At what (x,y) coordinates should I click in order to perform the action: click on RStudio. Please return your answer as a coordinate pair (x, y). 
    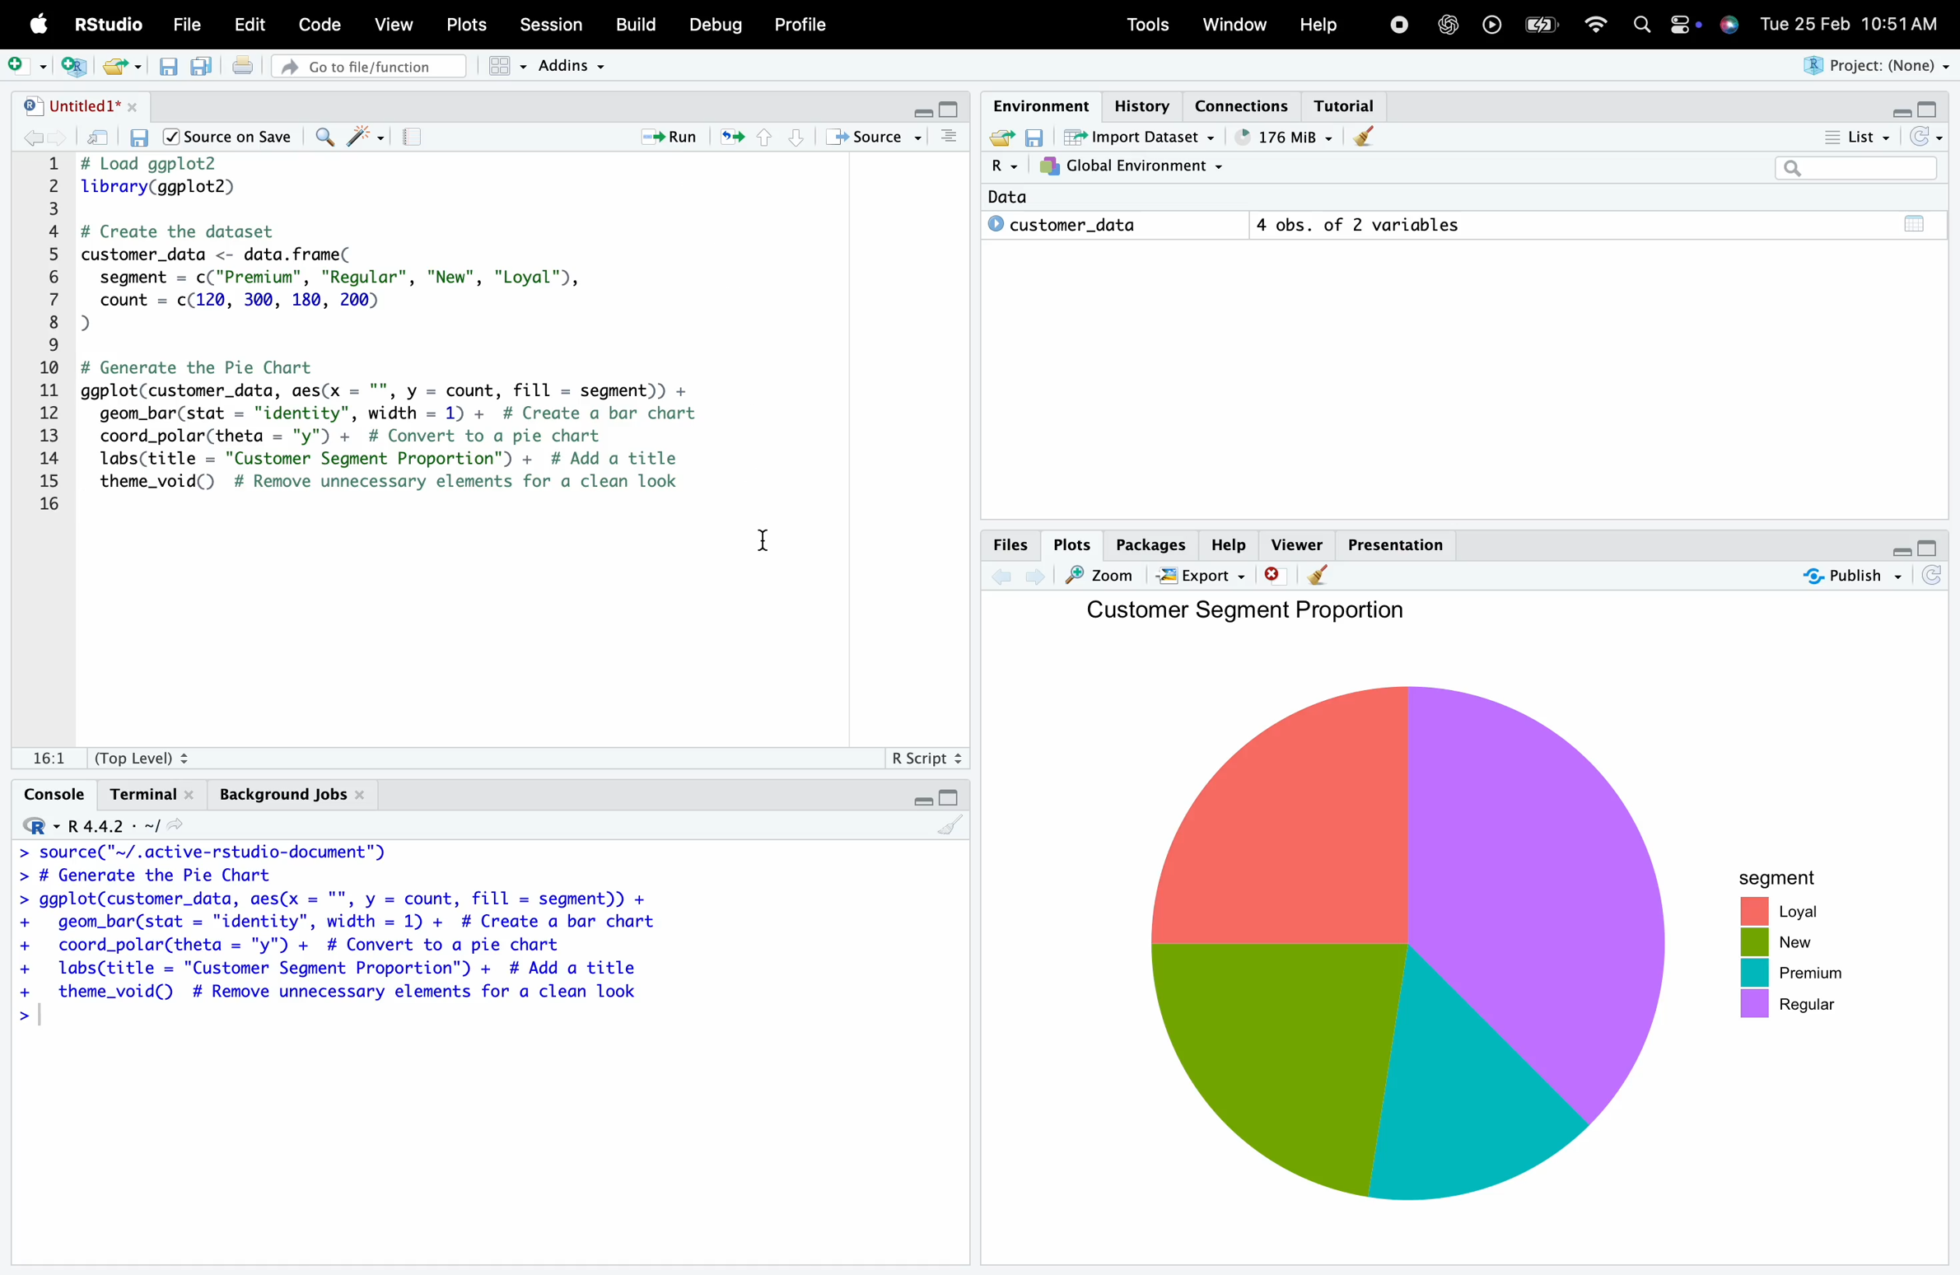
    Looking at the image, I should click on (105, 23).